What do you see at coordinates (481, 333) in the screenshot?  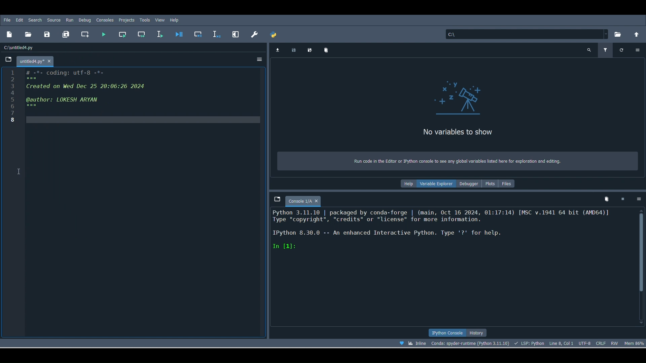 I see `History` at bounding box center [481, 333].